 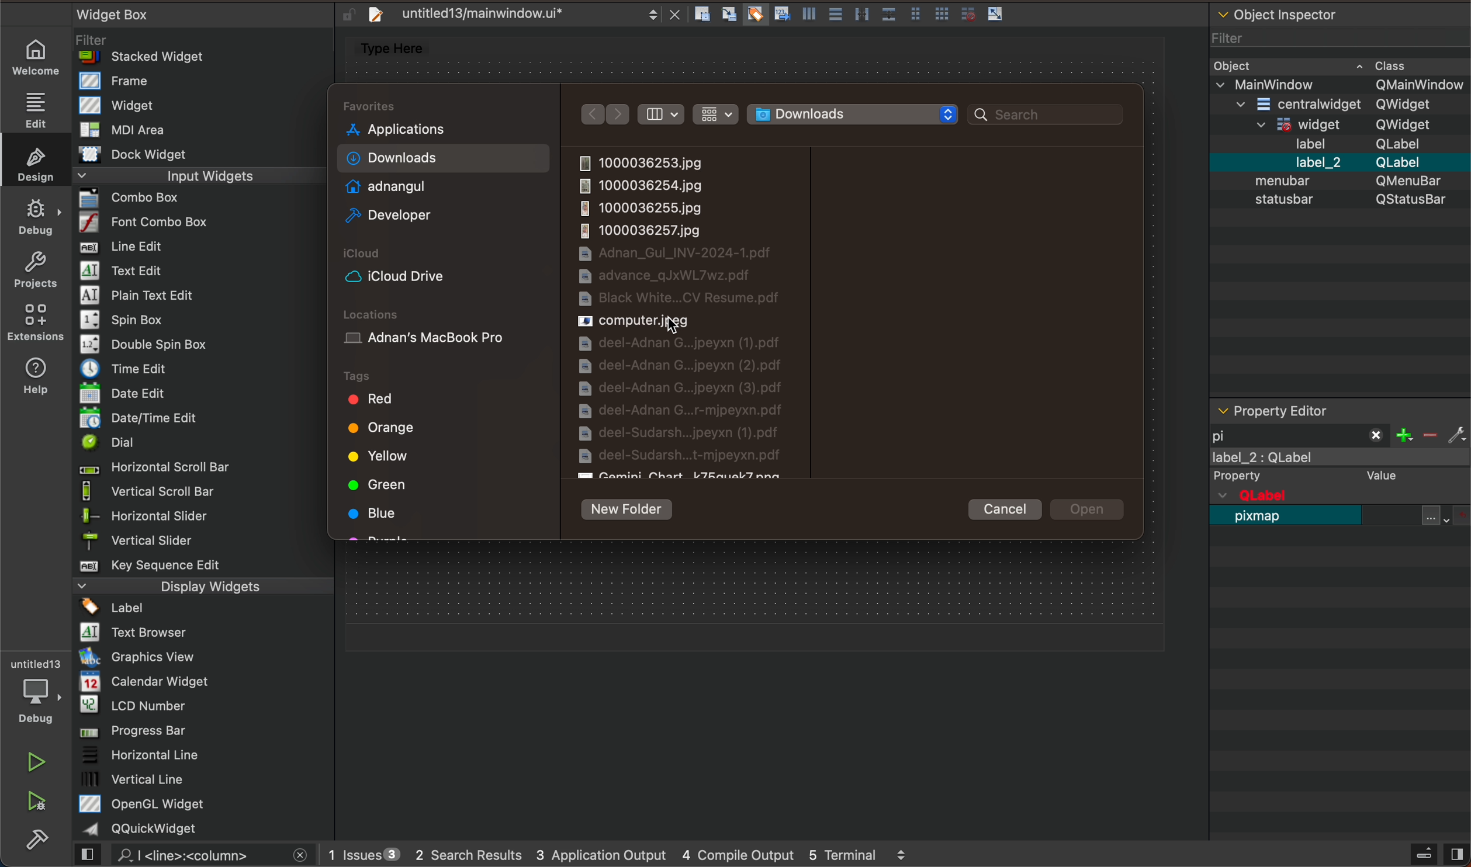 I want to click on back, so click(x=591, y=114).